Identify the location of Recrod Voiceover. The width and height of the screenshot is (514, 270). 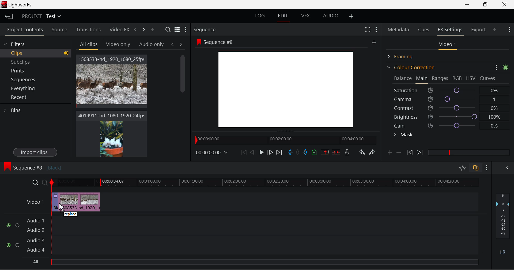
(347, 152).